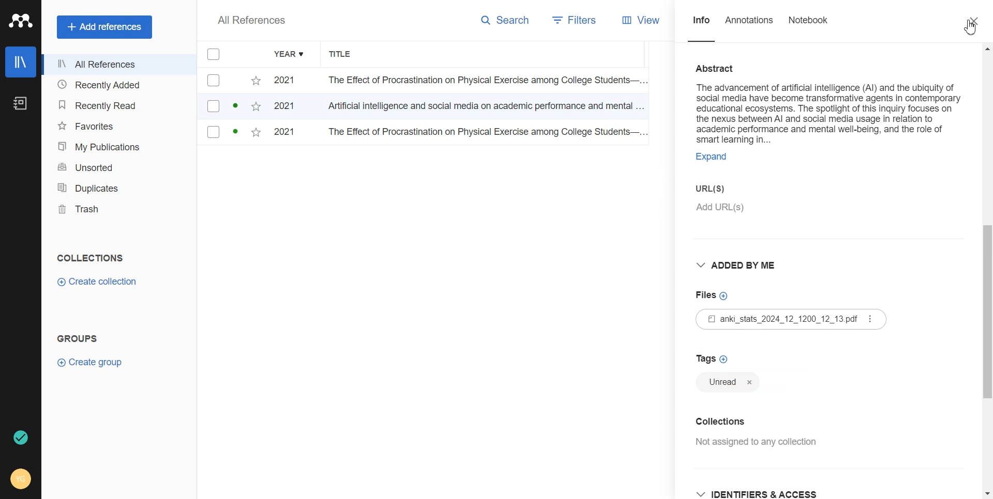 The height and width of the screenshot is (499, 993). Describe the element at coordinates (20, 479) in the screenshot. I see `Account` at that location.